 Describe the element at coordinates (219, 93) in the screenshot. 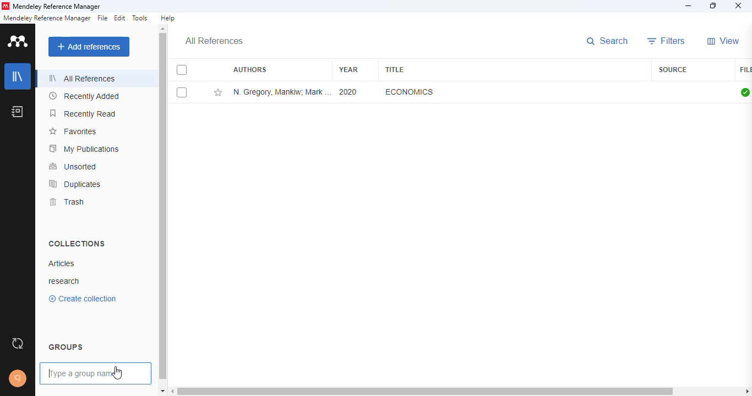

I see `add this reference to favorites` at that location.